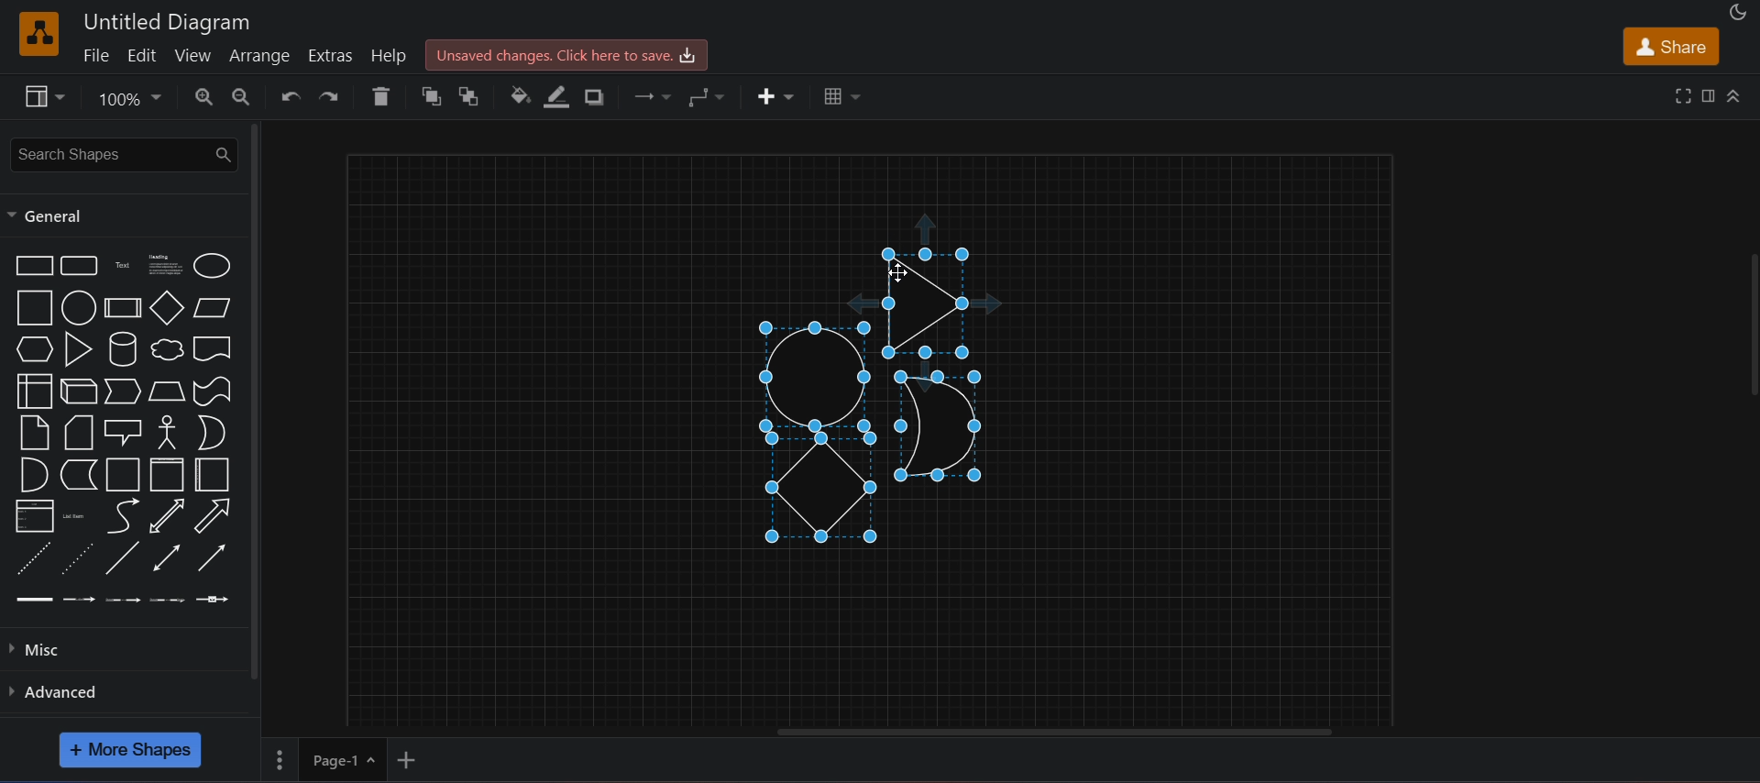  What do you see at coordinates (1680, 95) in the screenshot?
I see `fullscreen` at bounding box center [1680, 95].